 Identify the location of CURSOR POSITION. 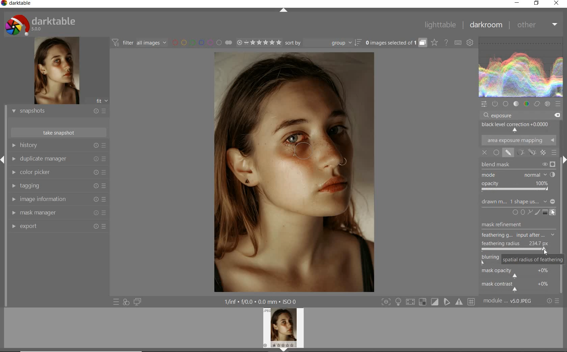
(546, 253).